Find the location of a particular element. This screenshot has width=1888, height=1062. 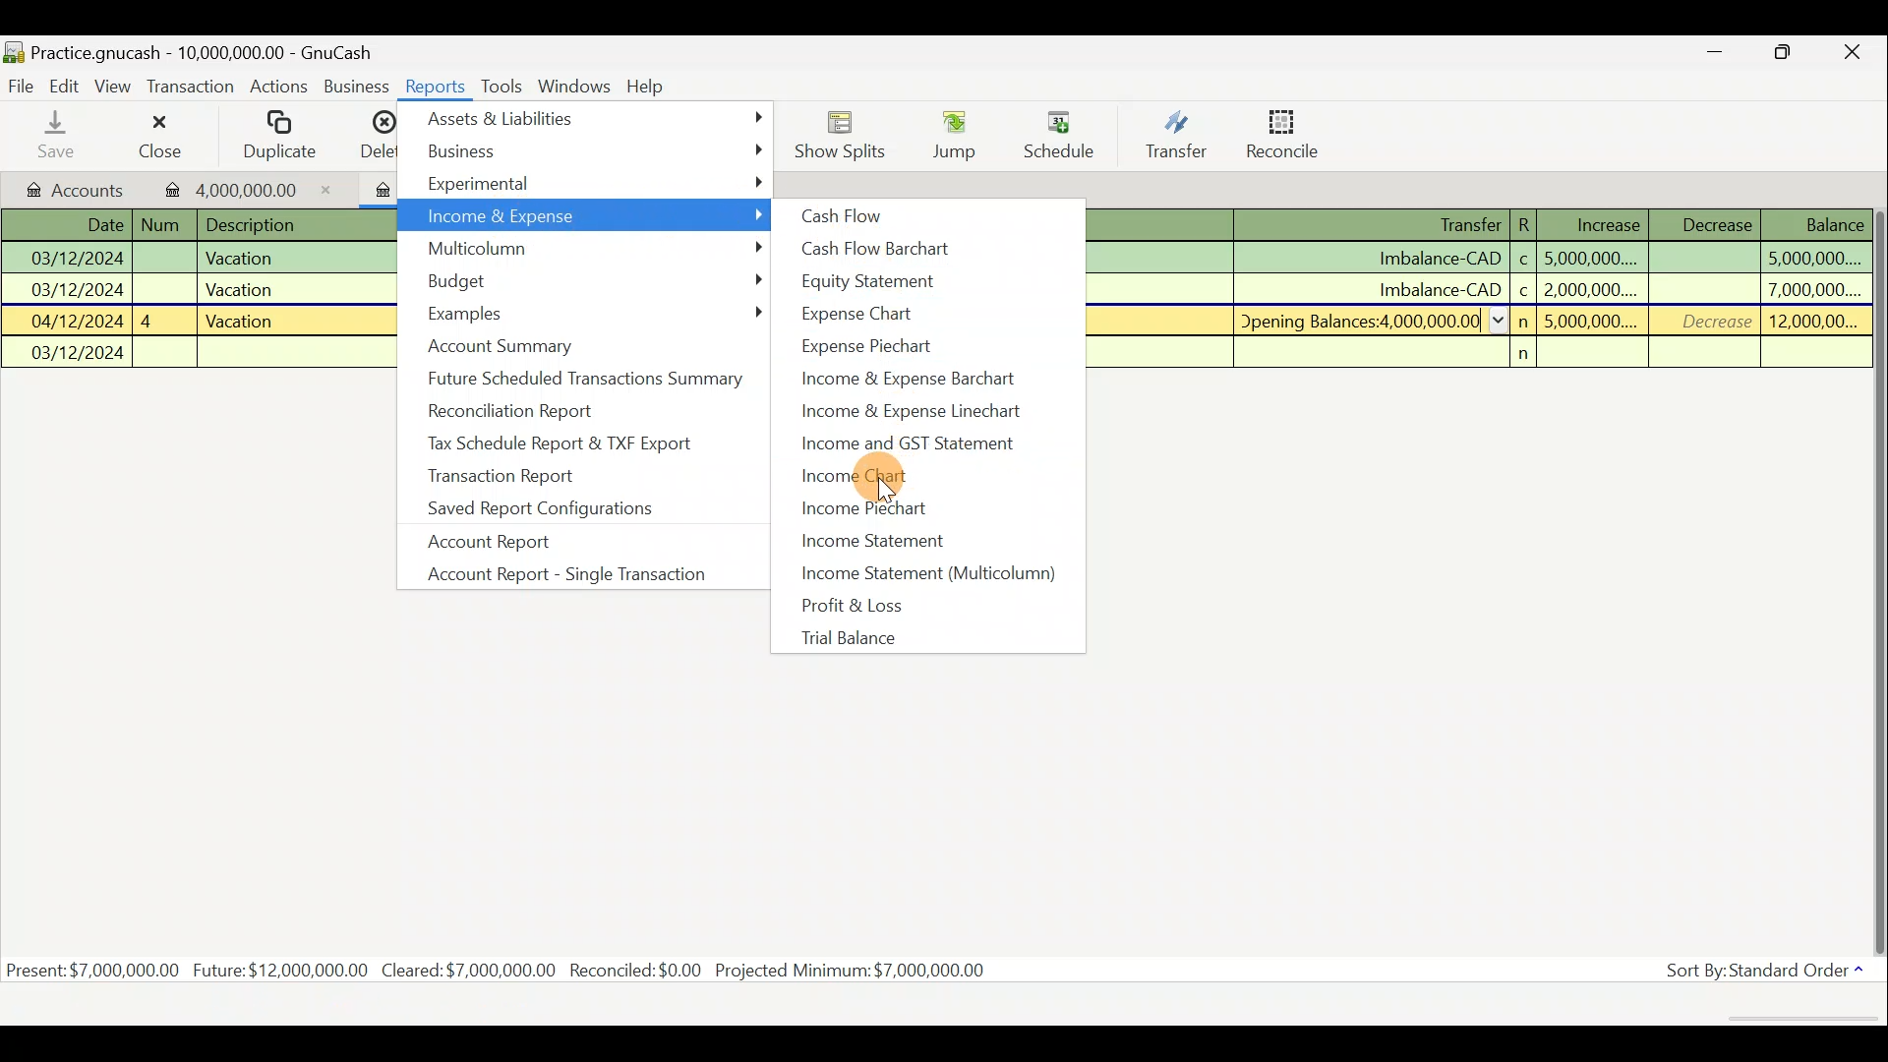

View is located at coordinates (114, 87).